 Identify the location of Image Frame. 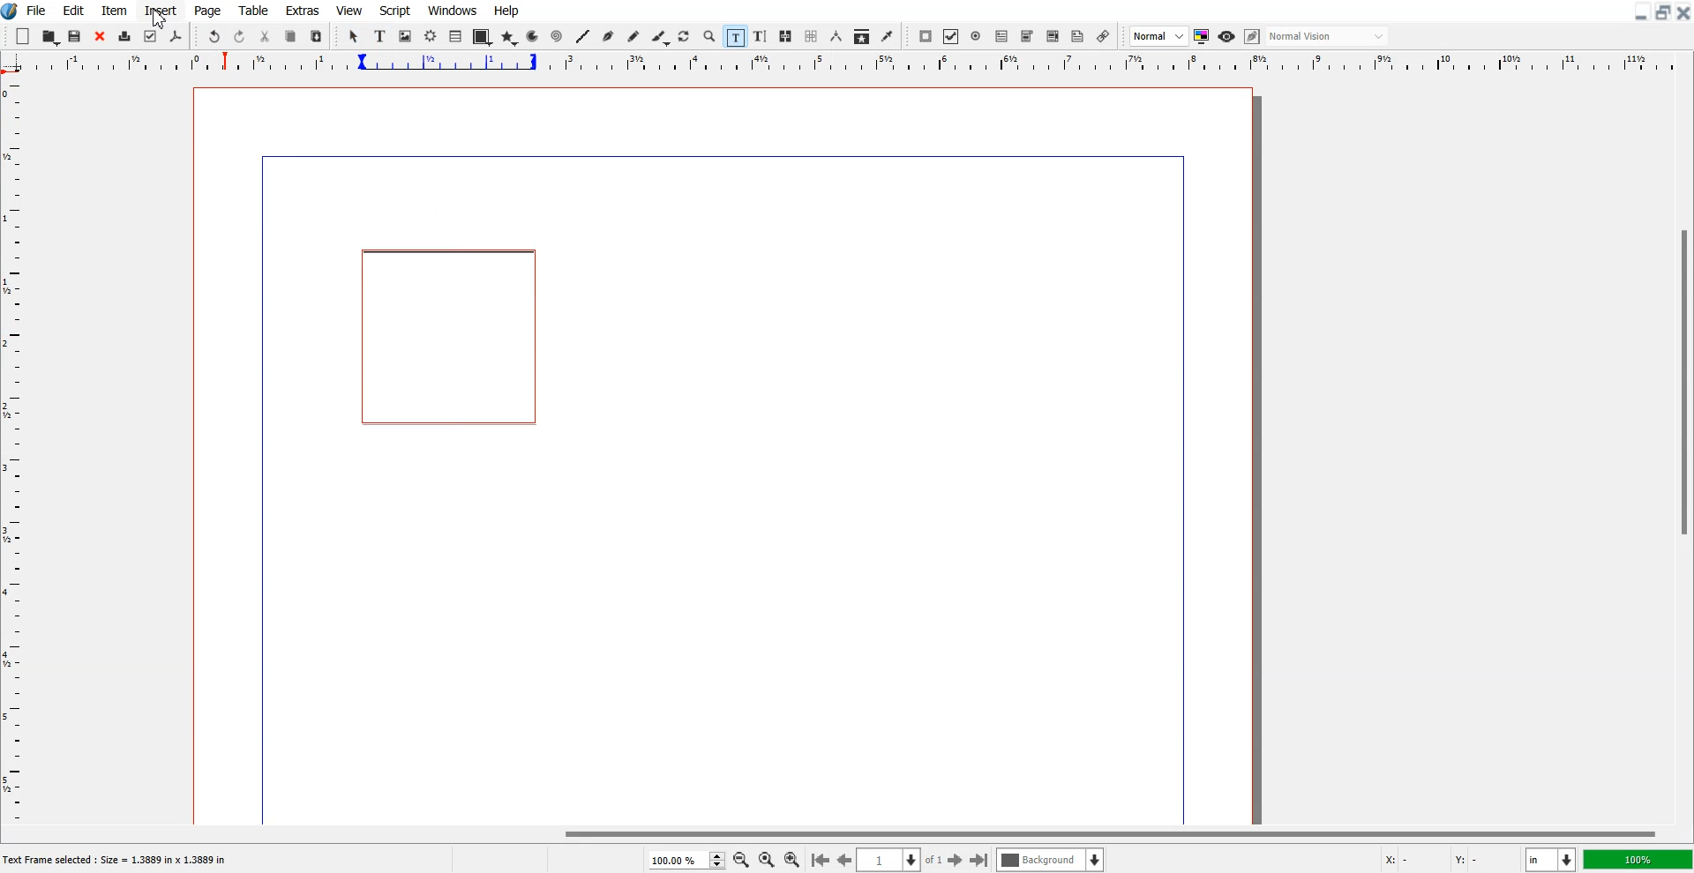
(406, 36).